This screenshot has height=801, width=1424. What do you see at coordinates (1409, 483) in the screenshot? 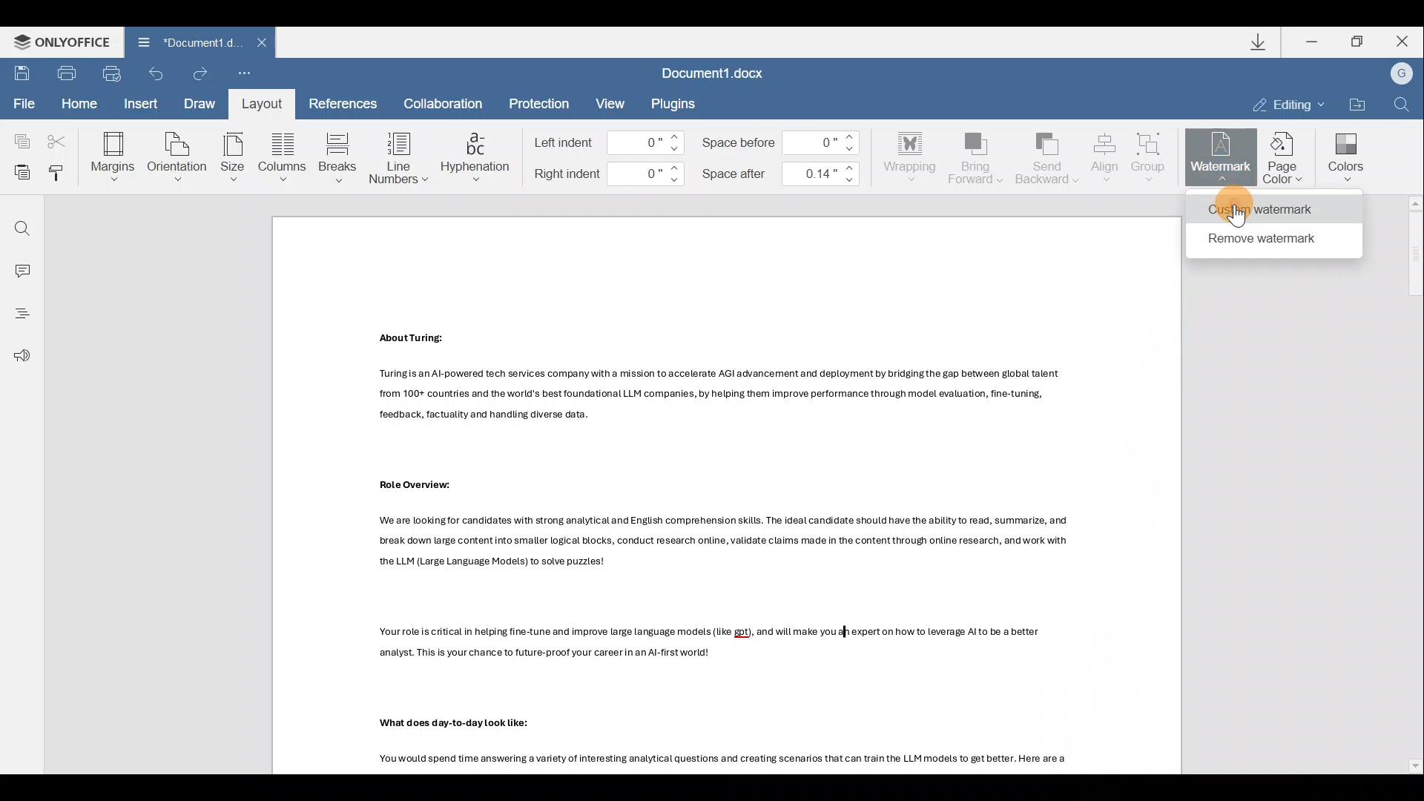
I see `Scroll bar` at bounding box center [1409, 483].